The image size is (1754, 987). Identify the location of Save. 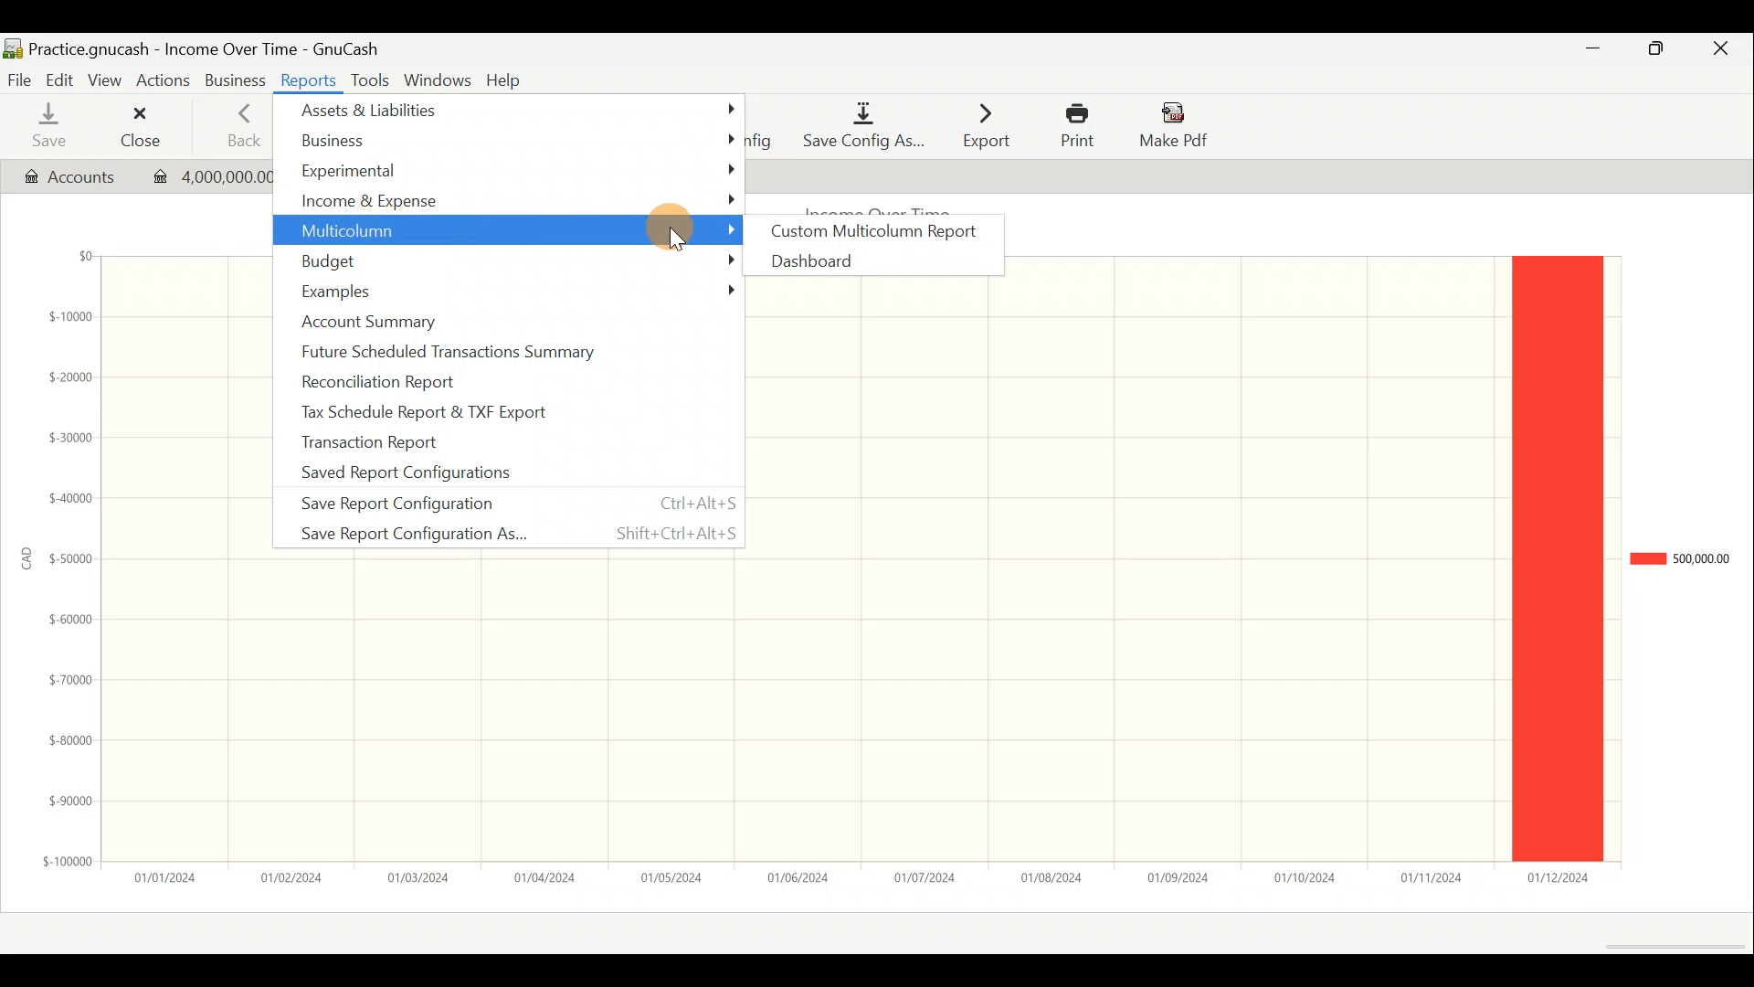
(48, 128).